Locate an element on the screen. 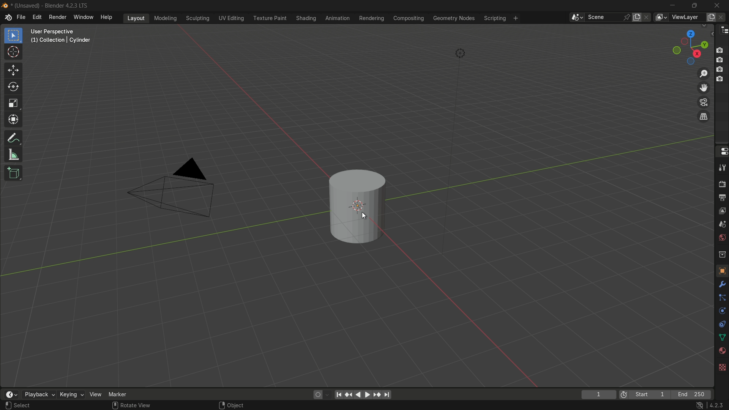 This screenshot has height=410, width=729. layer 4 is located at coordinates (721, 79).